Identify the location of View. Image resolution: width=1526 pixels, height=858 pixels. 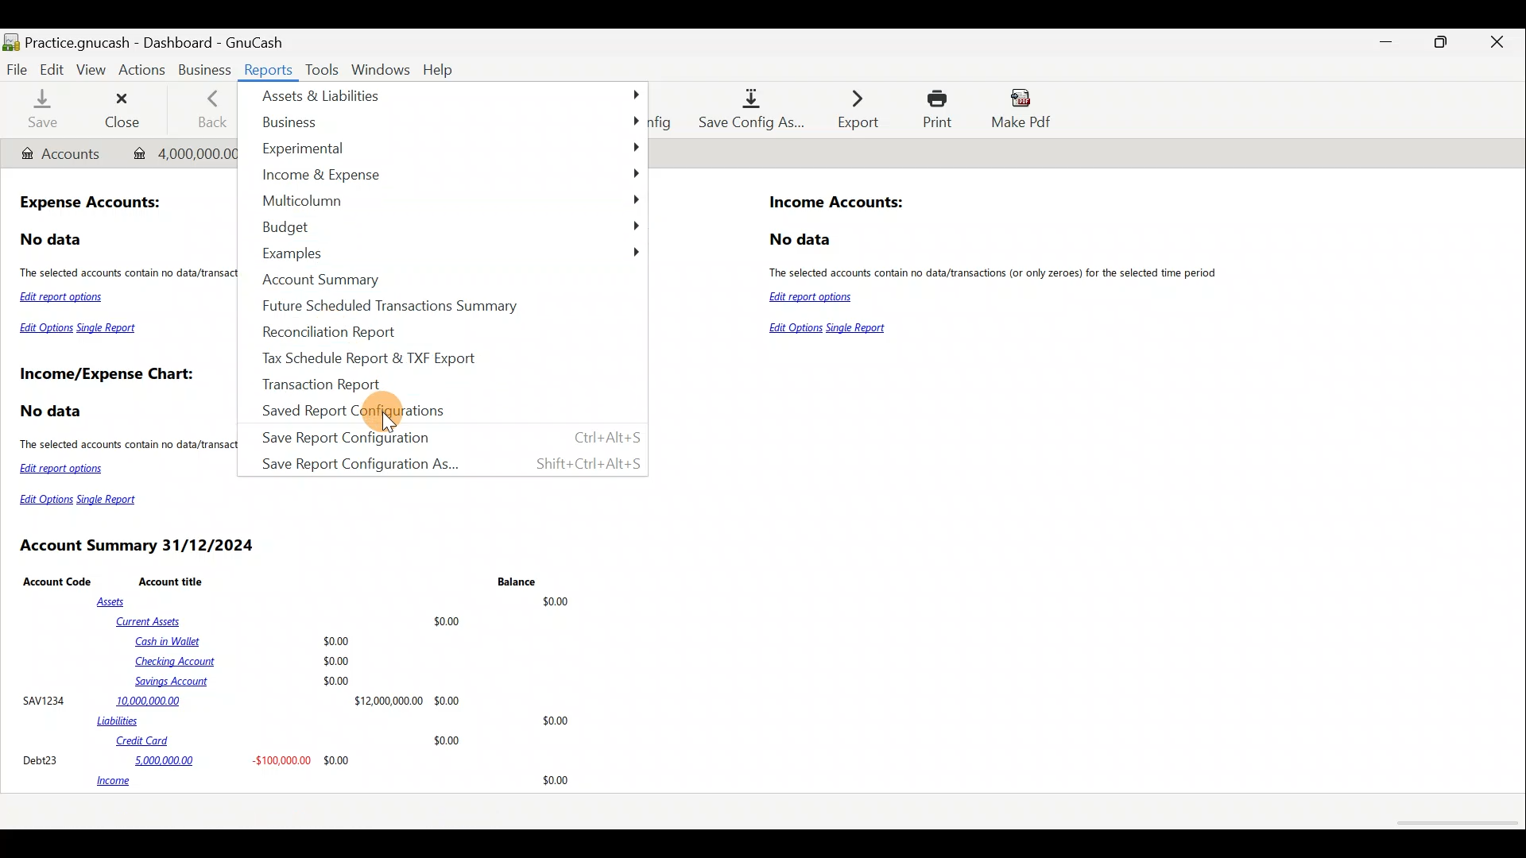
(93, 70).